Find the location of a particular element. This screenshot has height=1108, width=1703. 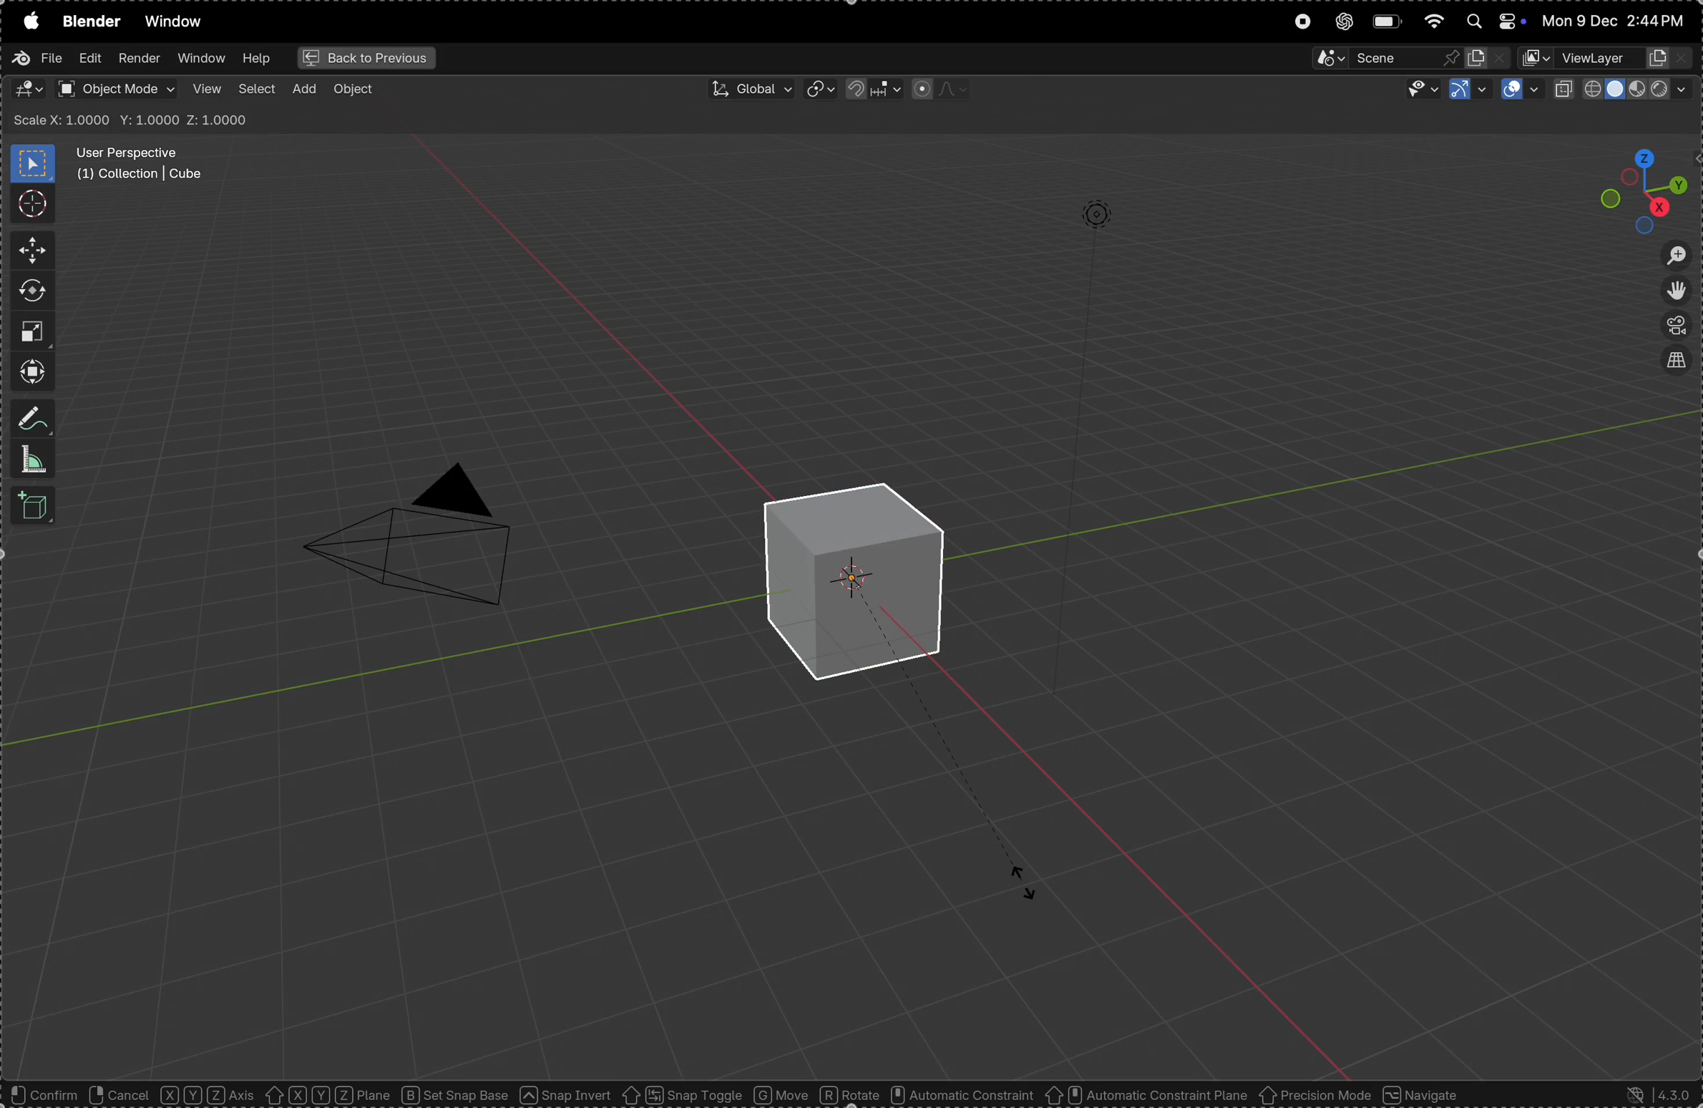

show gimzo is located at coordinates (1467, 88).